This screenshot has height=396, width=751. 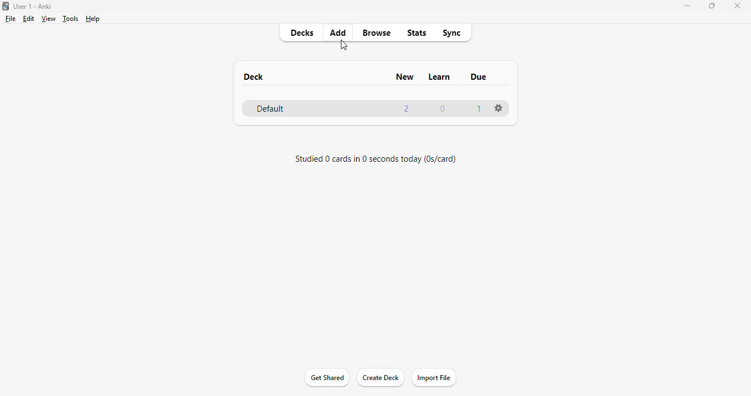 I want to click on view, so click(x=49, y=19).